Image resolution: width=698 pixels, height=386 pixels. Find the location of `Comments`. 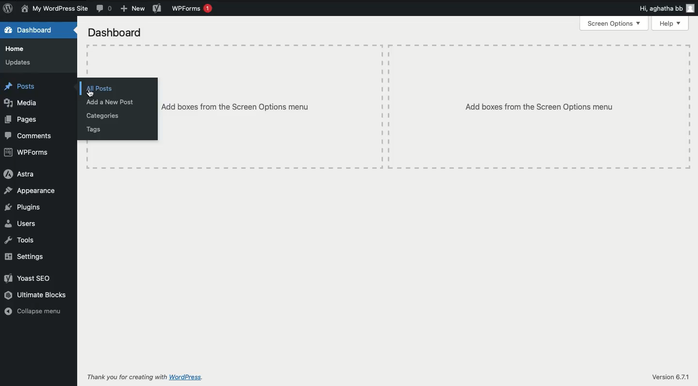

Comments is located at coordinates (30, 136).